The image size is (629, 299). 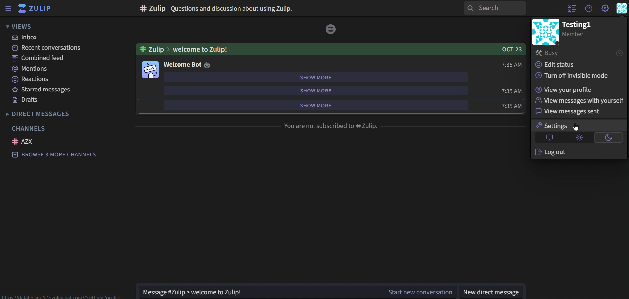 I want to click on welcome bot, so click(x=186, y=64).